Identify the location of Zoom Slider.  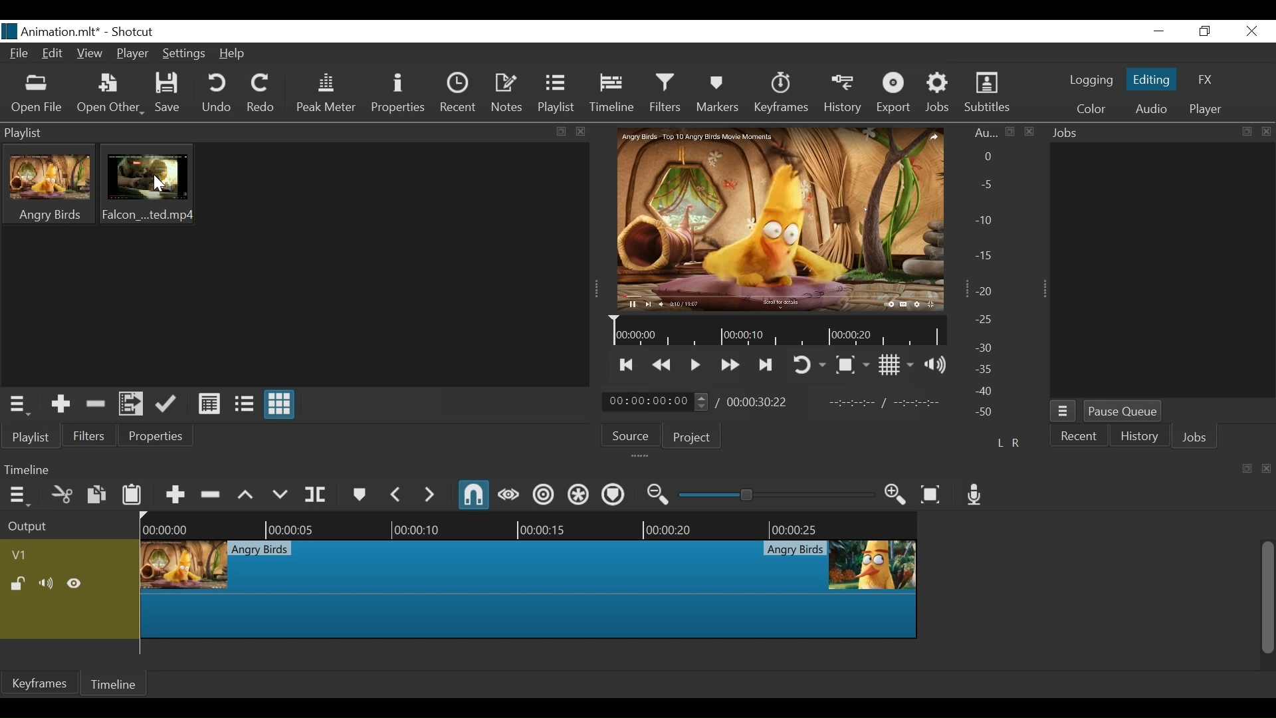
(776, 494).